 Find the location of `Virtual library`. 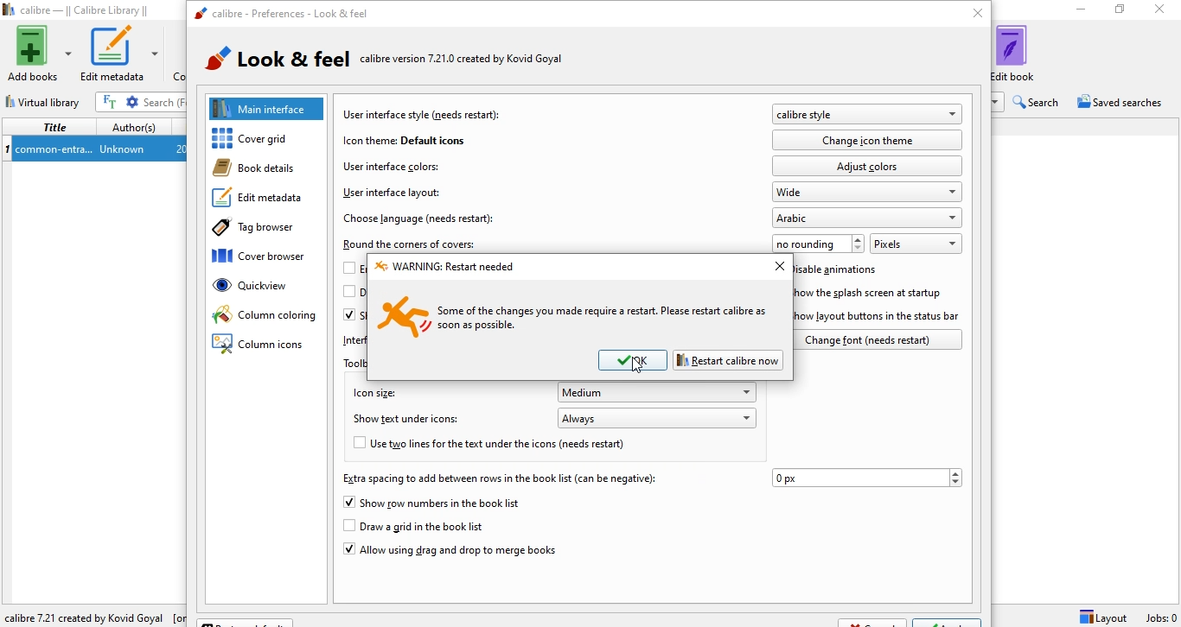

Virtual library is located at coordinates (45, 99).